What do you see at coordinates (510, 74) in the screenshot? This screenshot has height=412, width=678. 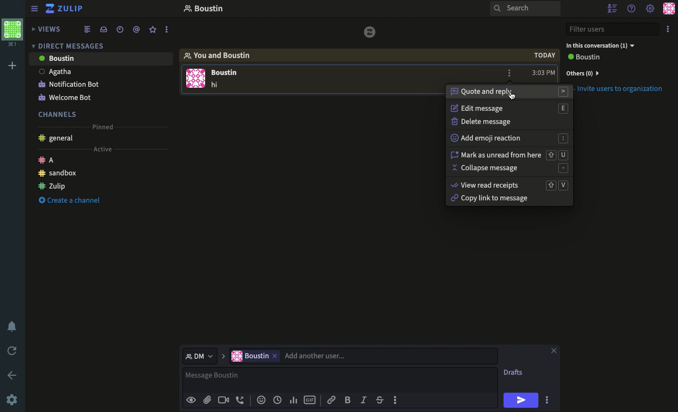 I see `Options` at bounding box center [510, 74].